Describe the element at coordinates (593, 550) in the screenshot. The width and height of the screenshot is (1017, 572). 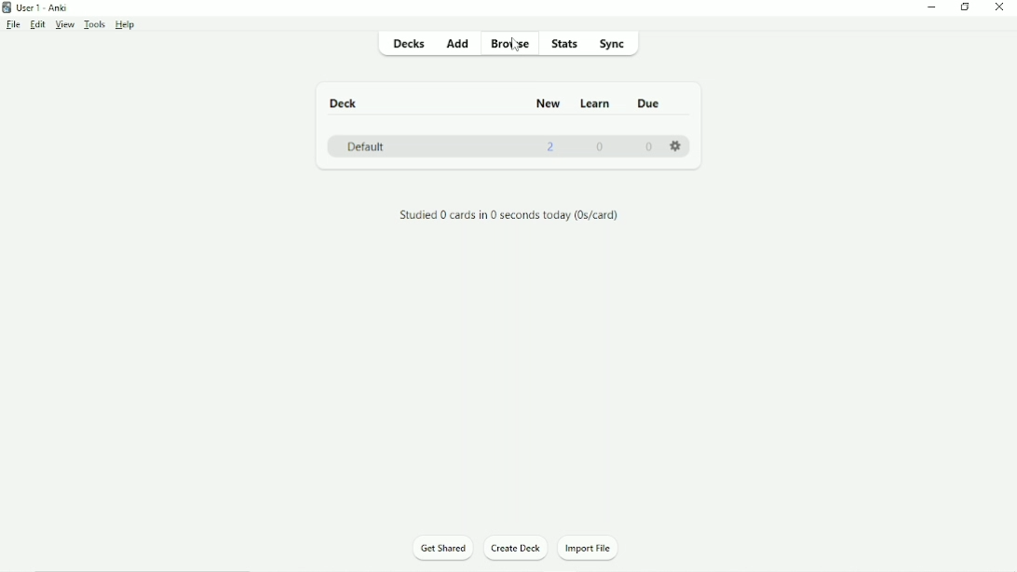
I see `Import File` at that location.